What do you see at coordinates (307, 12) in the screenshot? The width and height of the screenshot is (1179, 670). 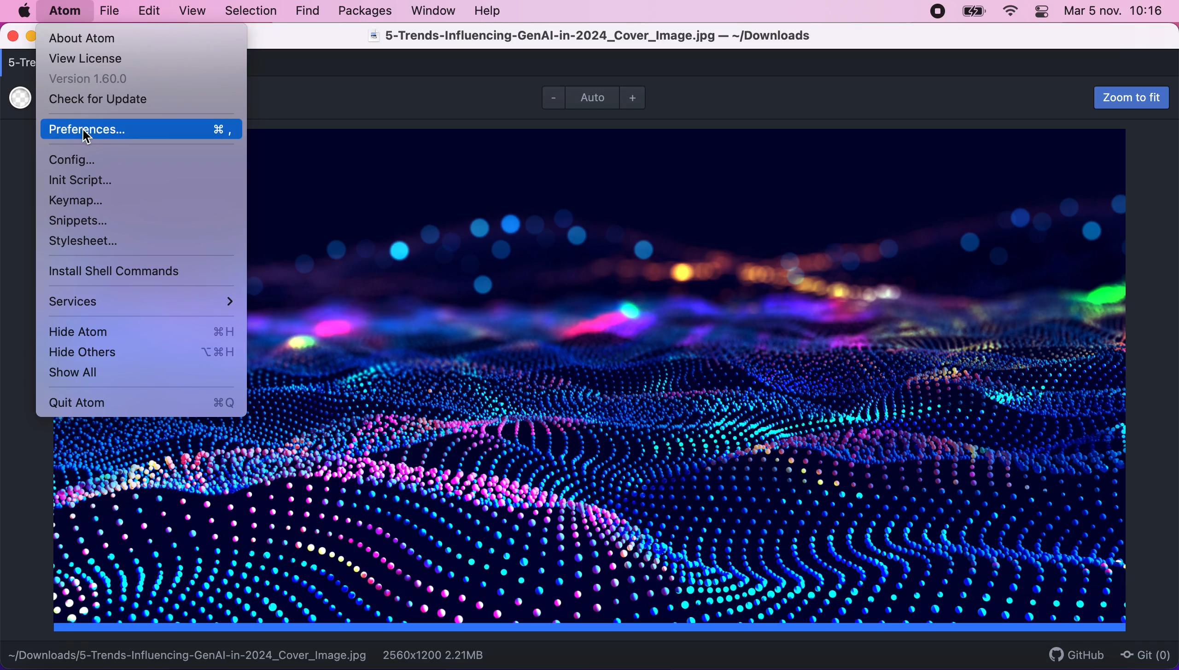 I see `find` at bounding box center [307, 12].